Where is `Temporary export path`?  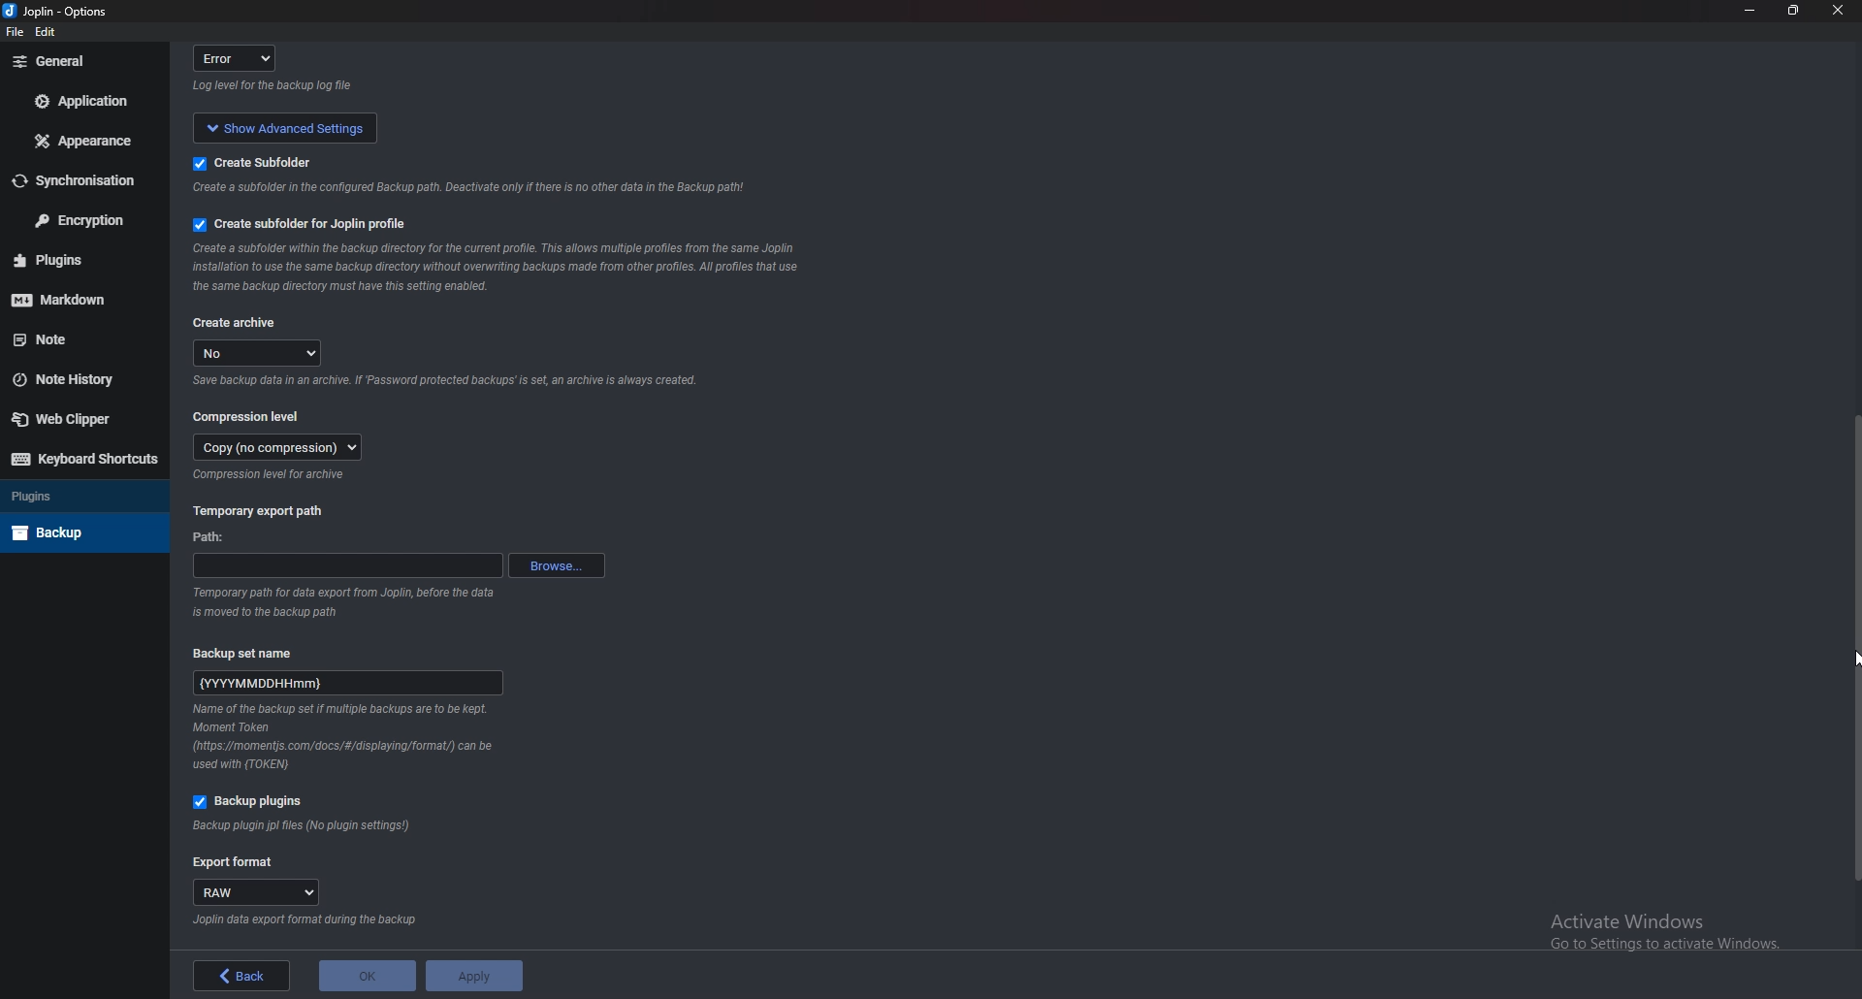 Temporary export path is located at coordinates (260, 510).